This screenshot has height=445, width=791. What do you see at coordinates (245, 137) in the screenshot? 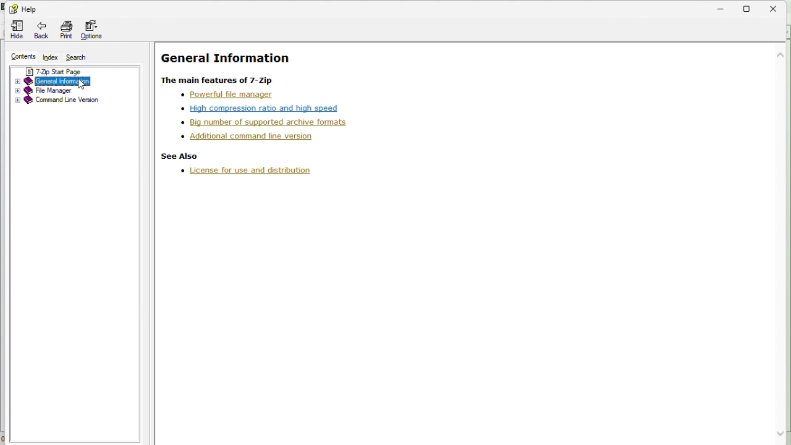
I see `Additional command line version` at bounding box center [245, 137].